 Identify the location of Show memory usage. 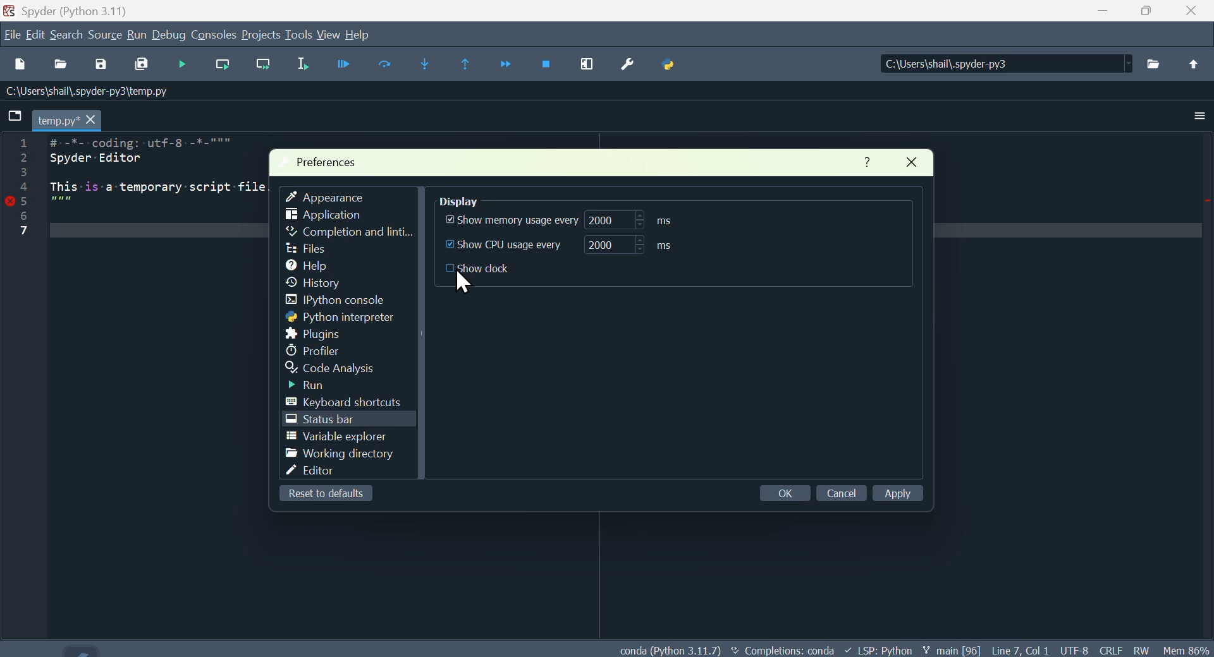
(554, 222).